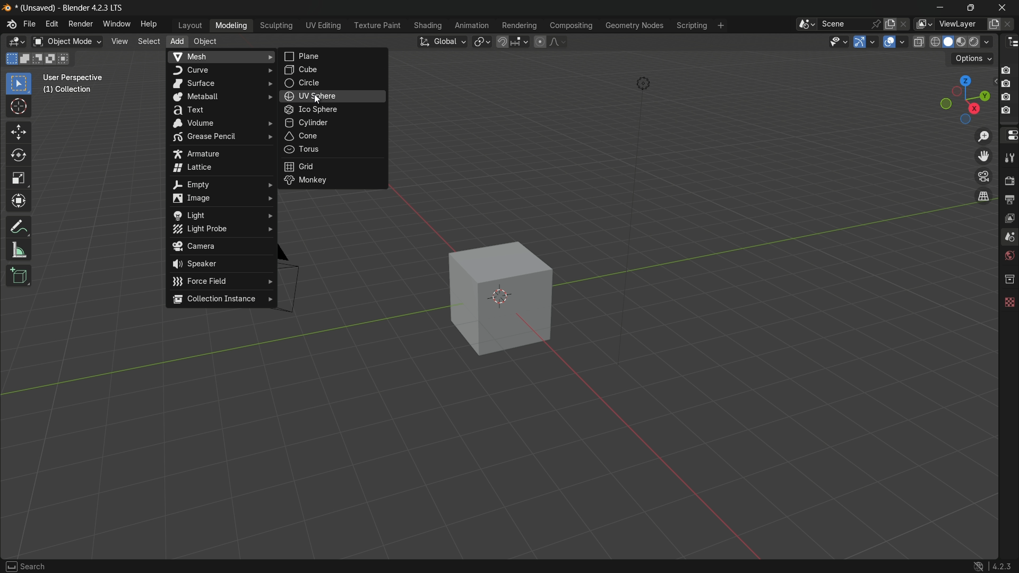 This screenshot has width=1019, height=573. I want to click on world, so click(1009, 256).